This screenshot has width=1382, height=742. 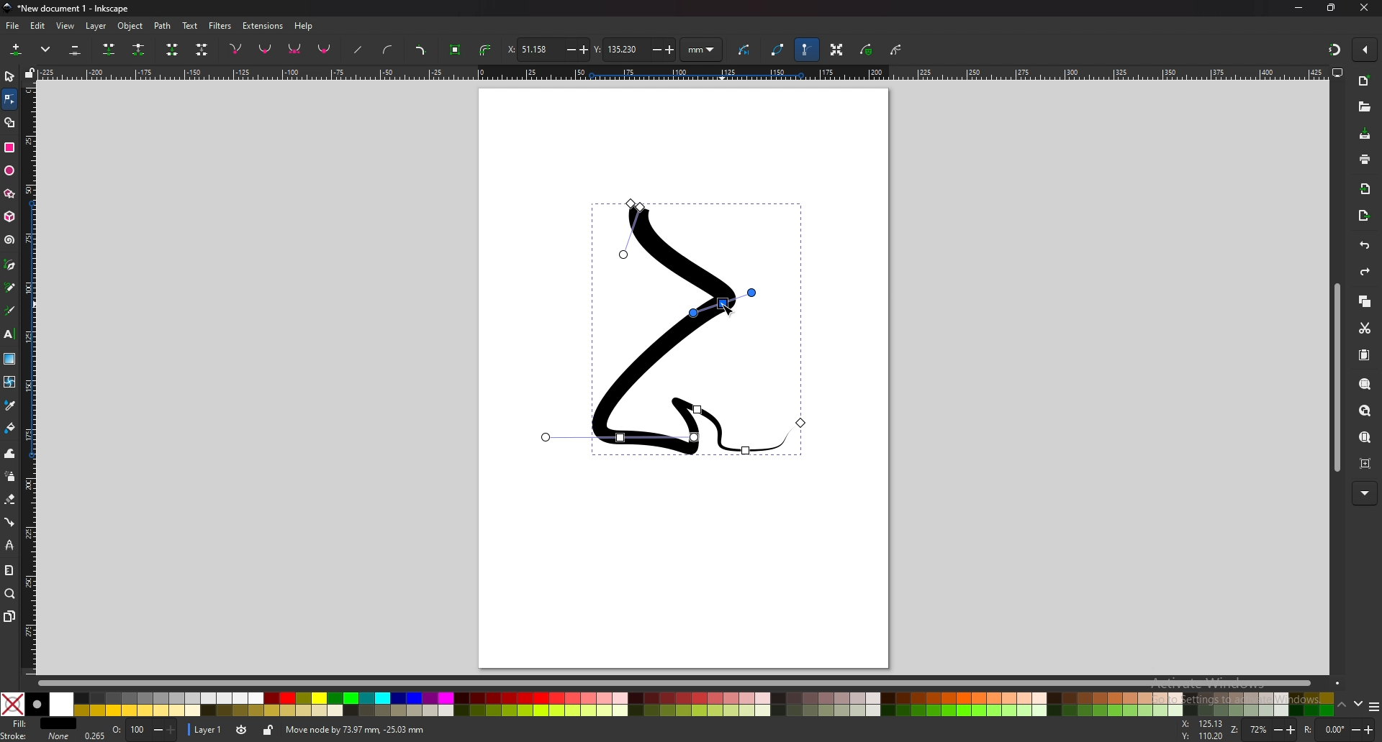 I want to click on unit, so click(x=702, y=50).